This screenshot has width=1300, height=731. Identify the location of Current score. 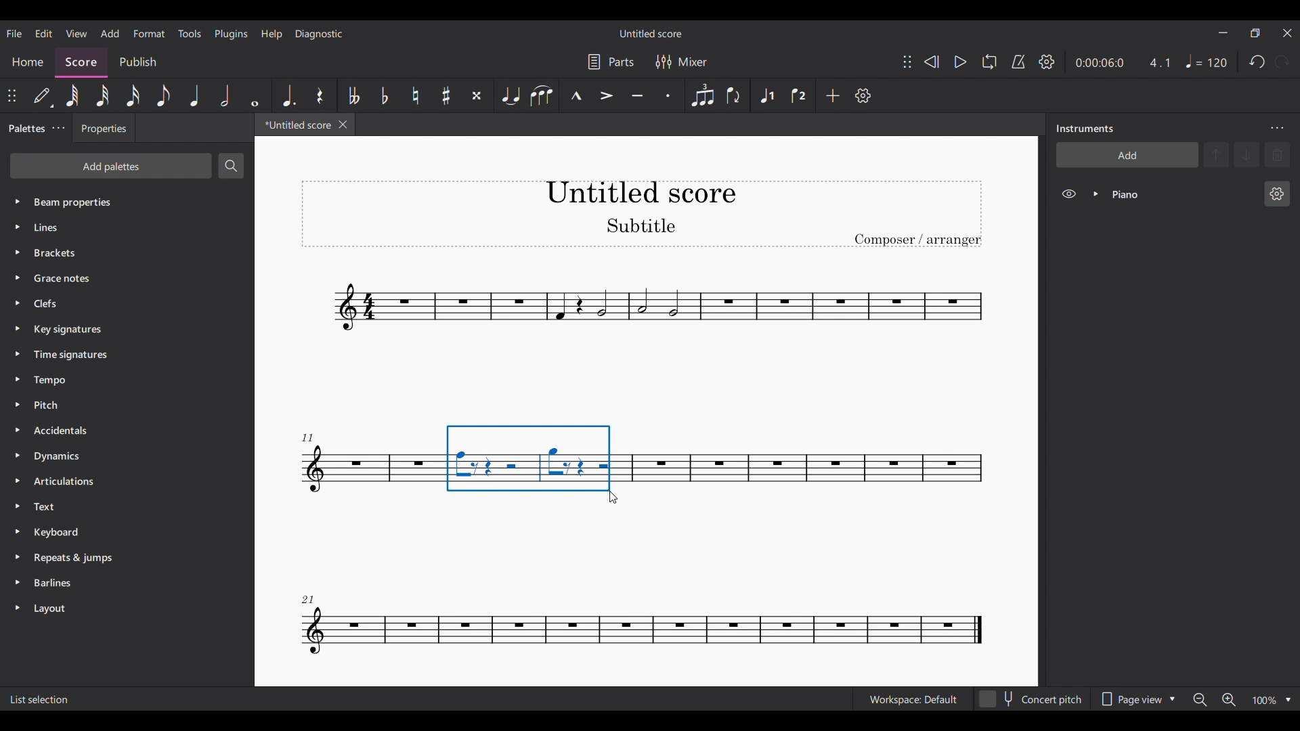
(645, 332).